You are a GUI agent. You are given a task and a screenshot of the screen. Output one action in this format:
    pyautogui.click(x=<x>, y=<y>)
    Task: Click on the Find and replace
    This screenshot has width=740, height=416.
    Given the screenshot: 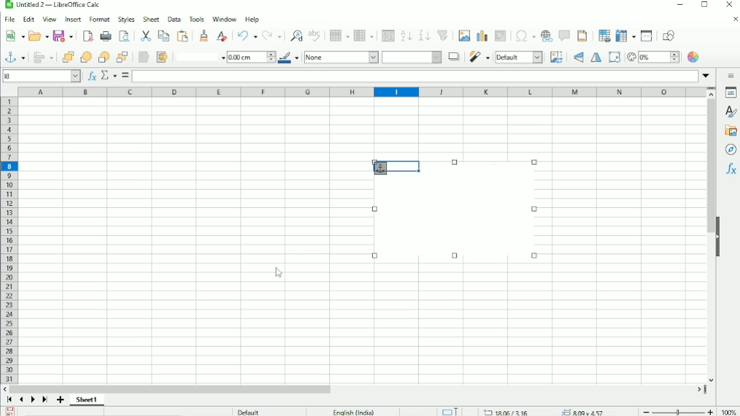 What is the action you would take?
    pyautogui.click(x=296, y=35)
    